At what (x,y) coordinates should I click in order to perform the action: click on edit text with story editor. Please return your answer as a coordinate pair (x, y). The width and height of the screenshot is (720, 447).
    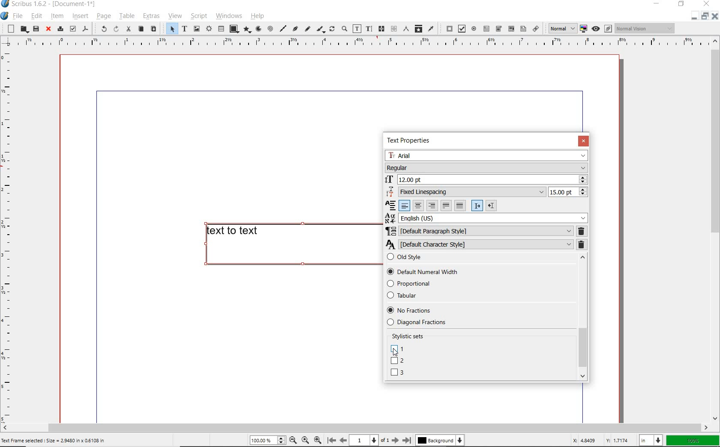
    Looking at the image, I should click on (369, 29).